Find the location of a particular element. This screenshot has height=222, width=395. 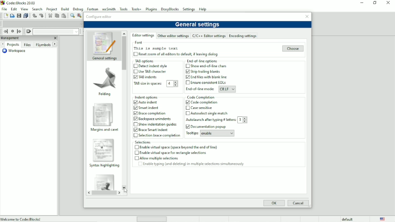

Project is located at coordinates (51, 9).